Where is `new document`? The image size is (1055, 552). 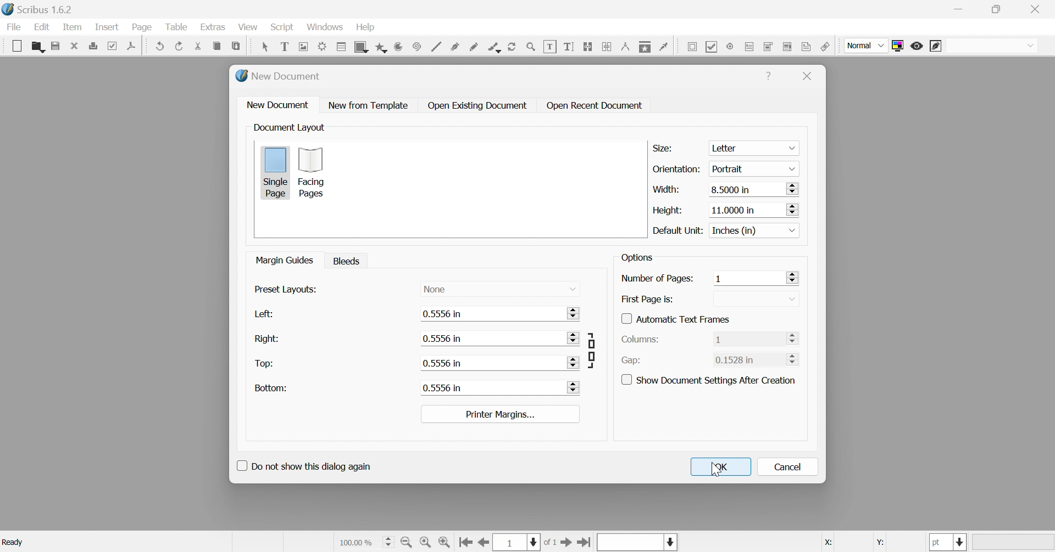 new document is located at coordinates (276, 105).